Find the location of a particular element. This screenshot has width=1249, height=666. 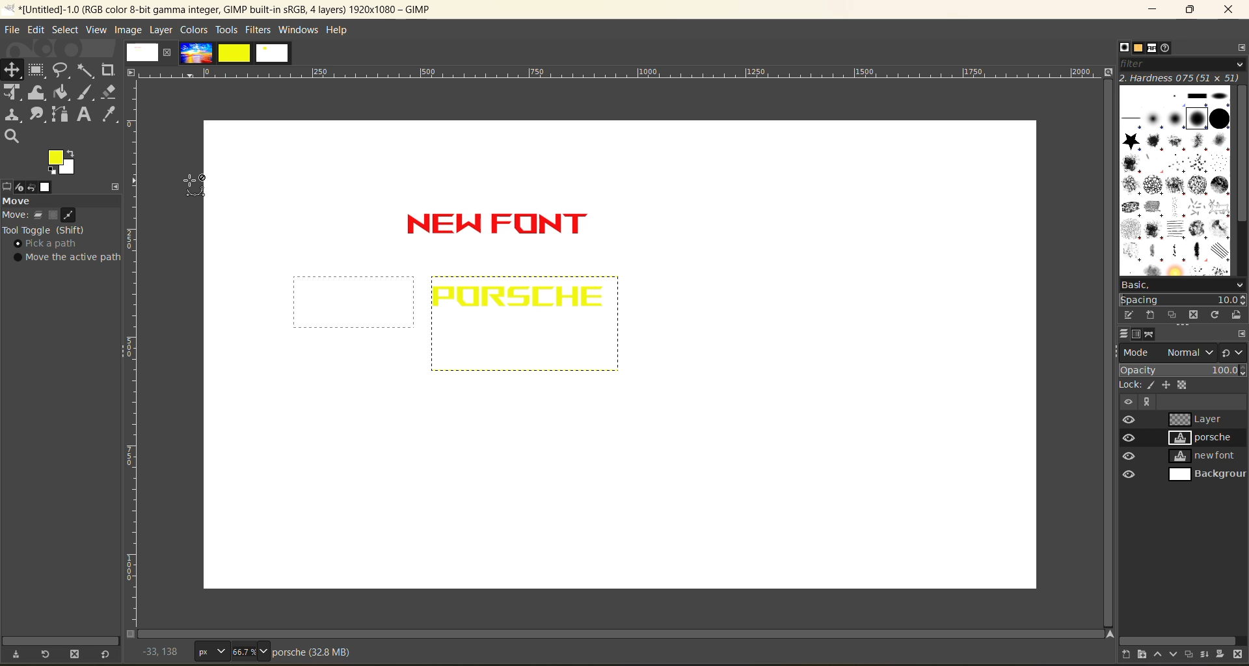

clone tool is located at coordinates (13, 116).